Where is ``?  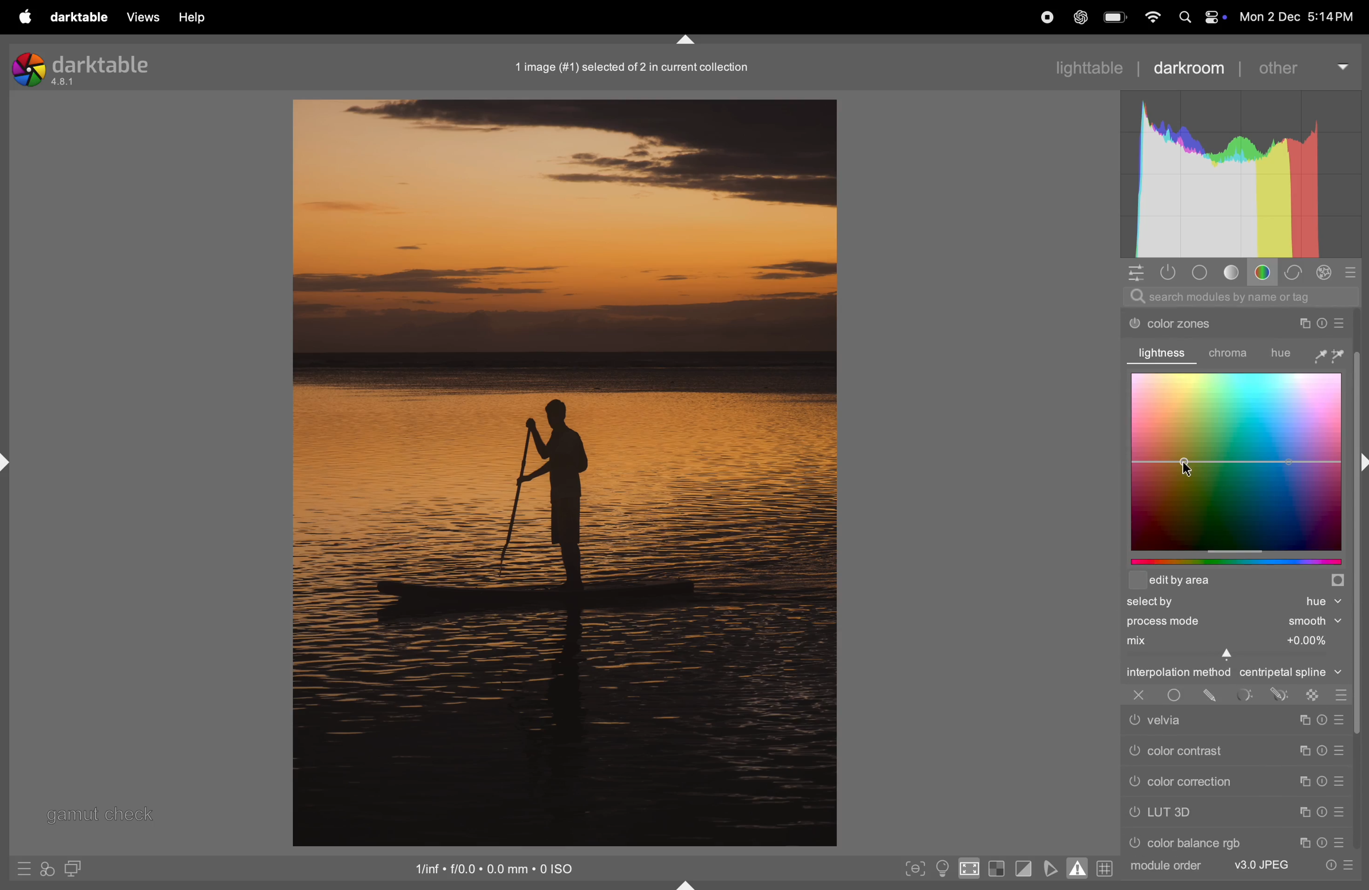
 is located at coordinates (1140, 693).